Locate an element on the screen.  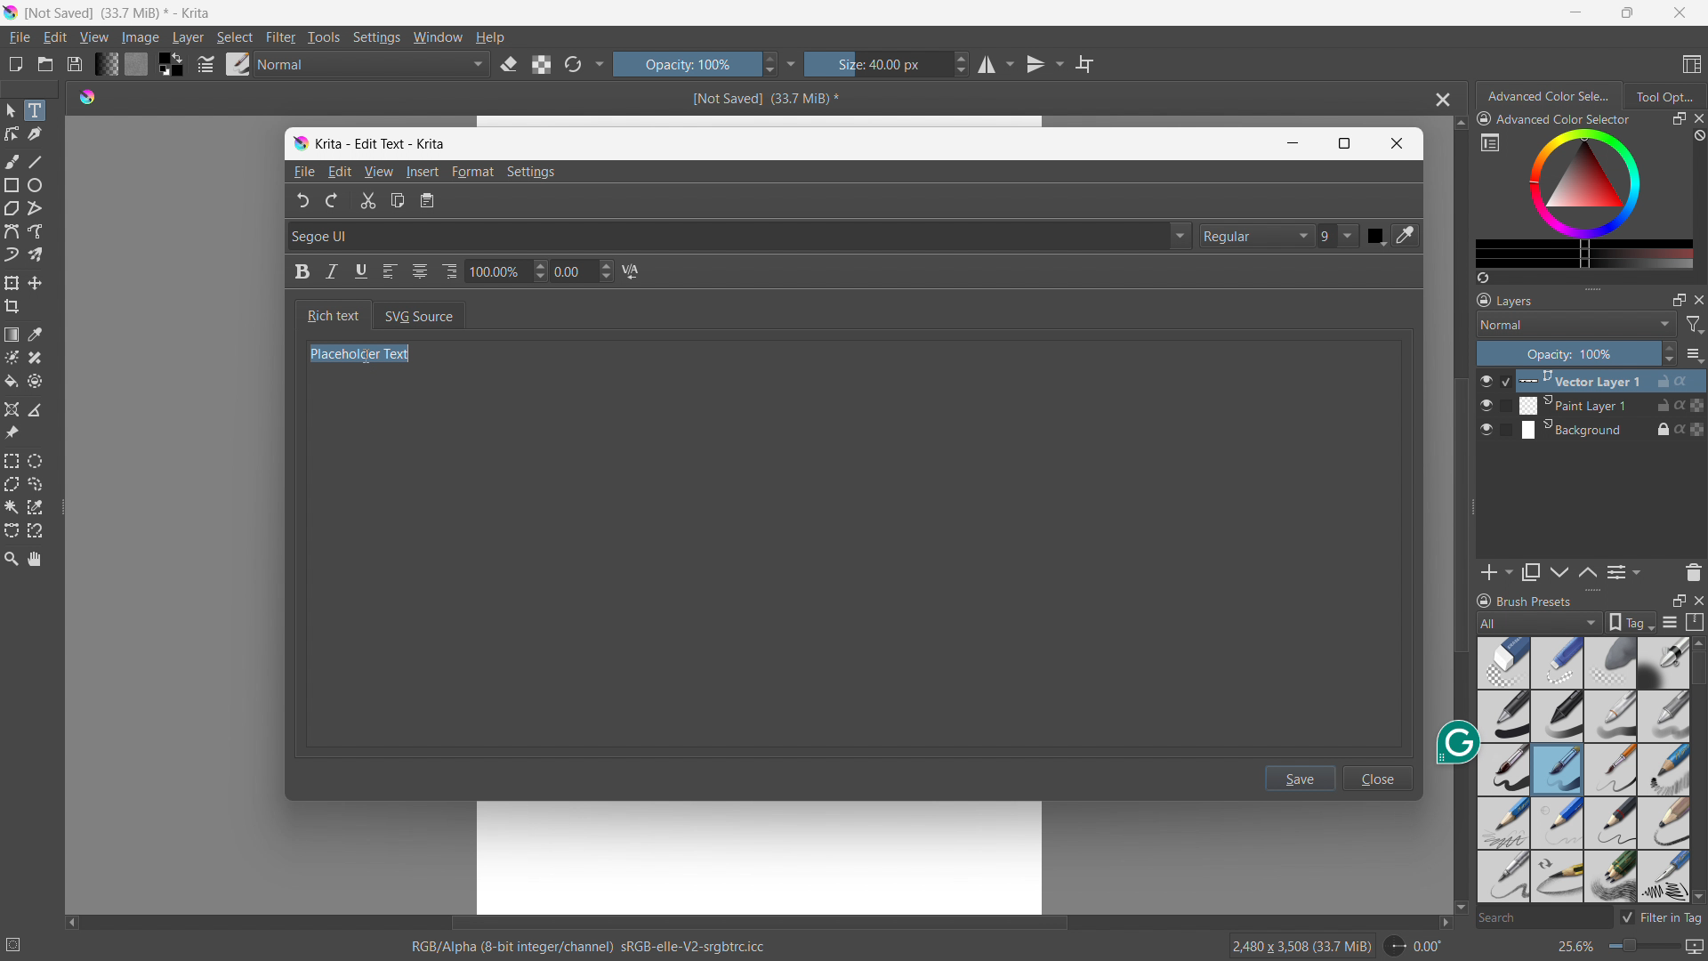
Vector Layer 1 is located at coordinates (1602, 380).